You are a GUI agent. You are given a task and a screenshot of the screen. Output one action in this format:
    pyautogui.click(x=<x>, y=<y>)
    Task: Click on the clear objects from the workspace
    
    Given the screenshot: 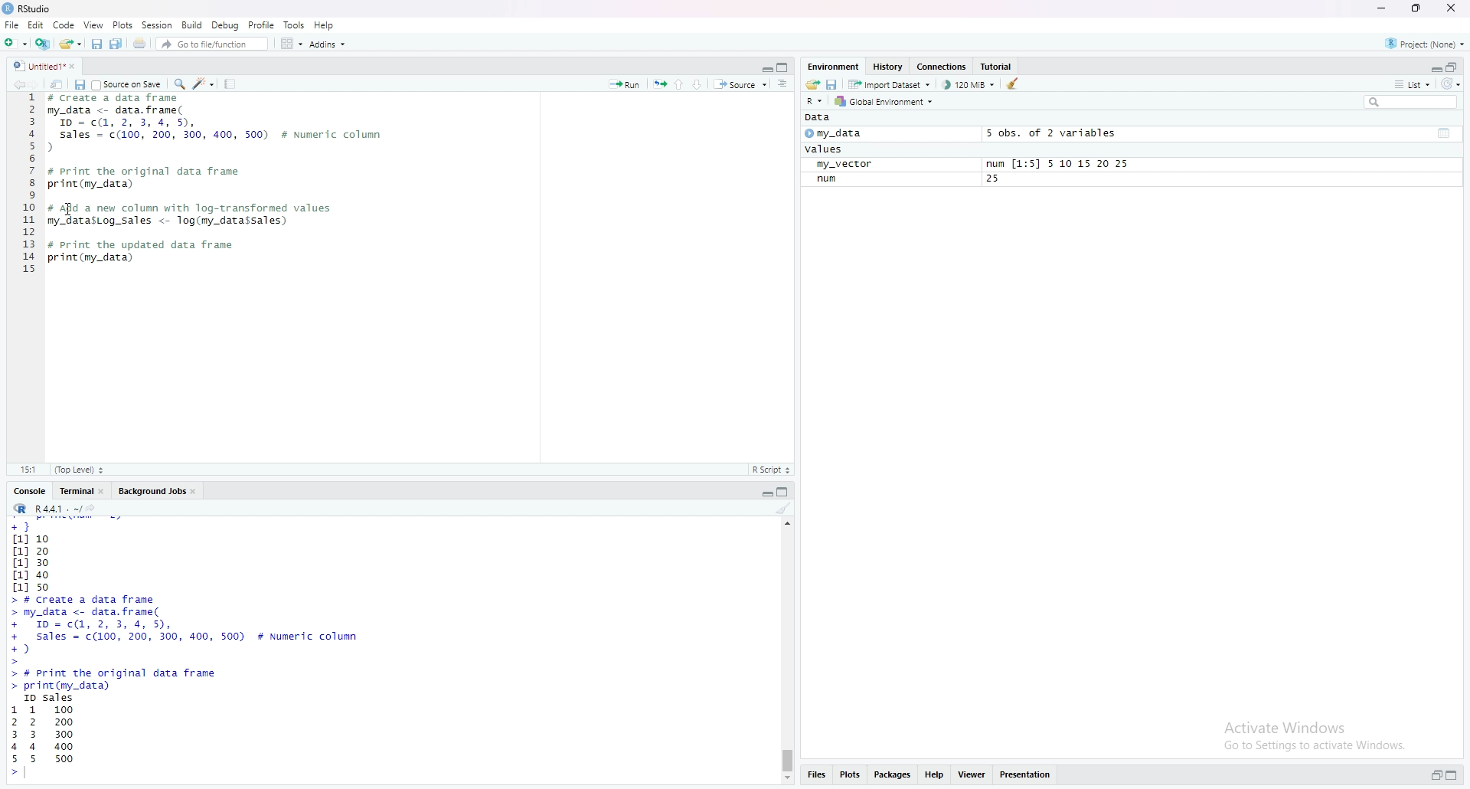 What is the action you would take?
    pyautogui.click(x=1014, y=86)
    